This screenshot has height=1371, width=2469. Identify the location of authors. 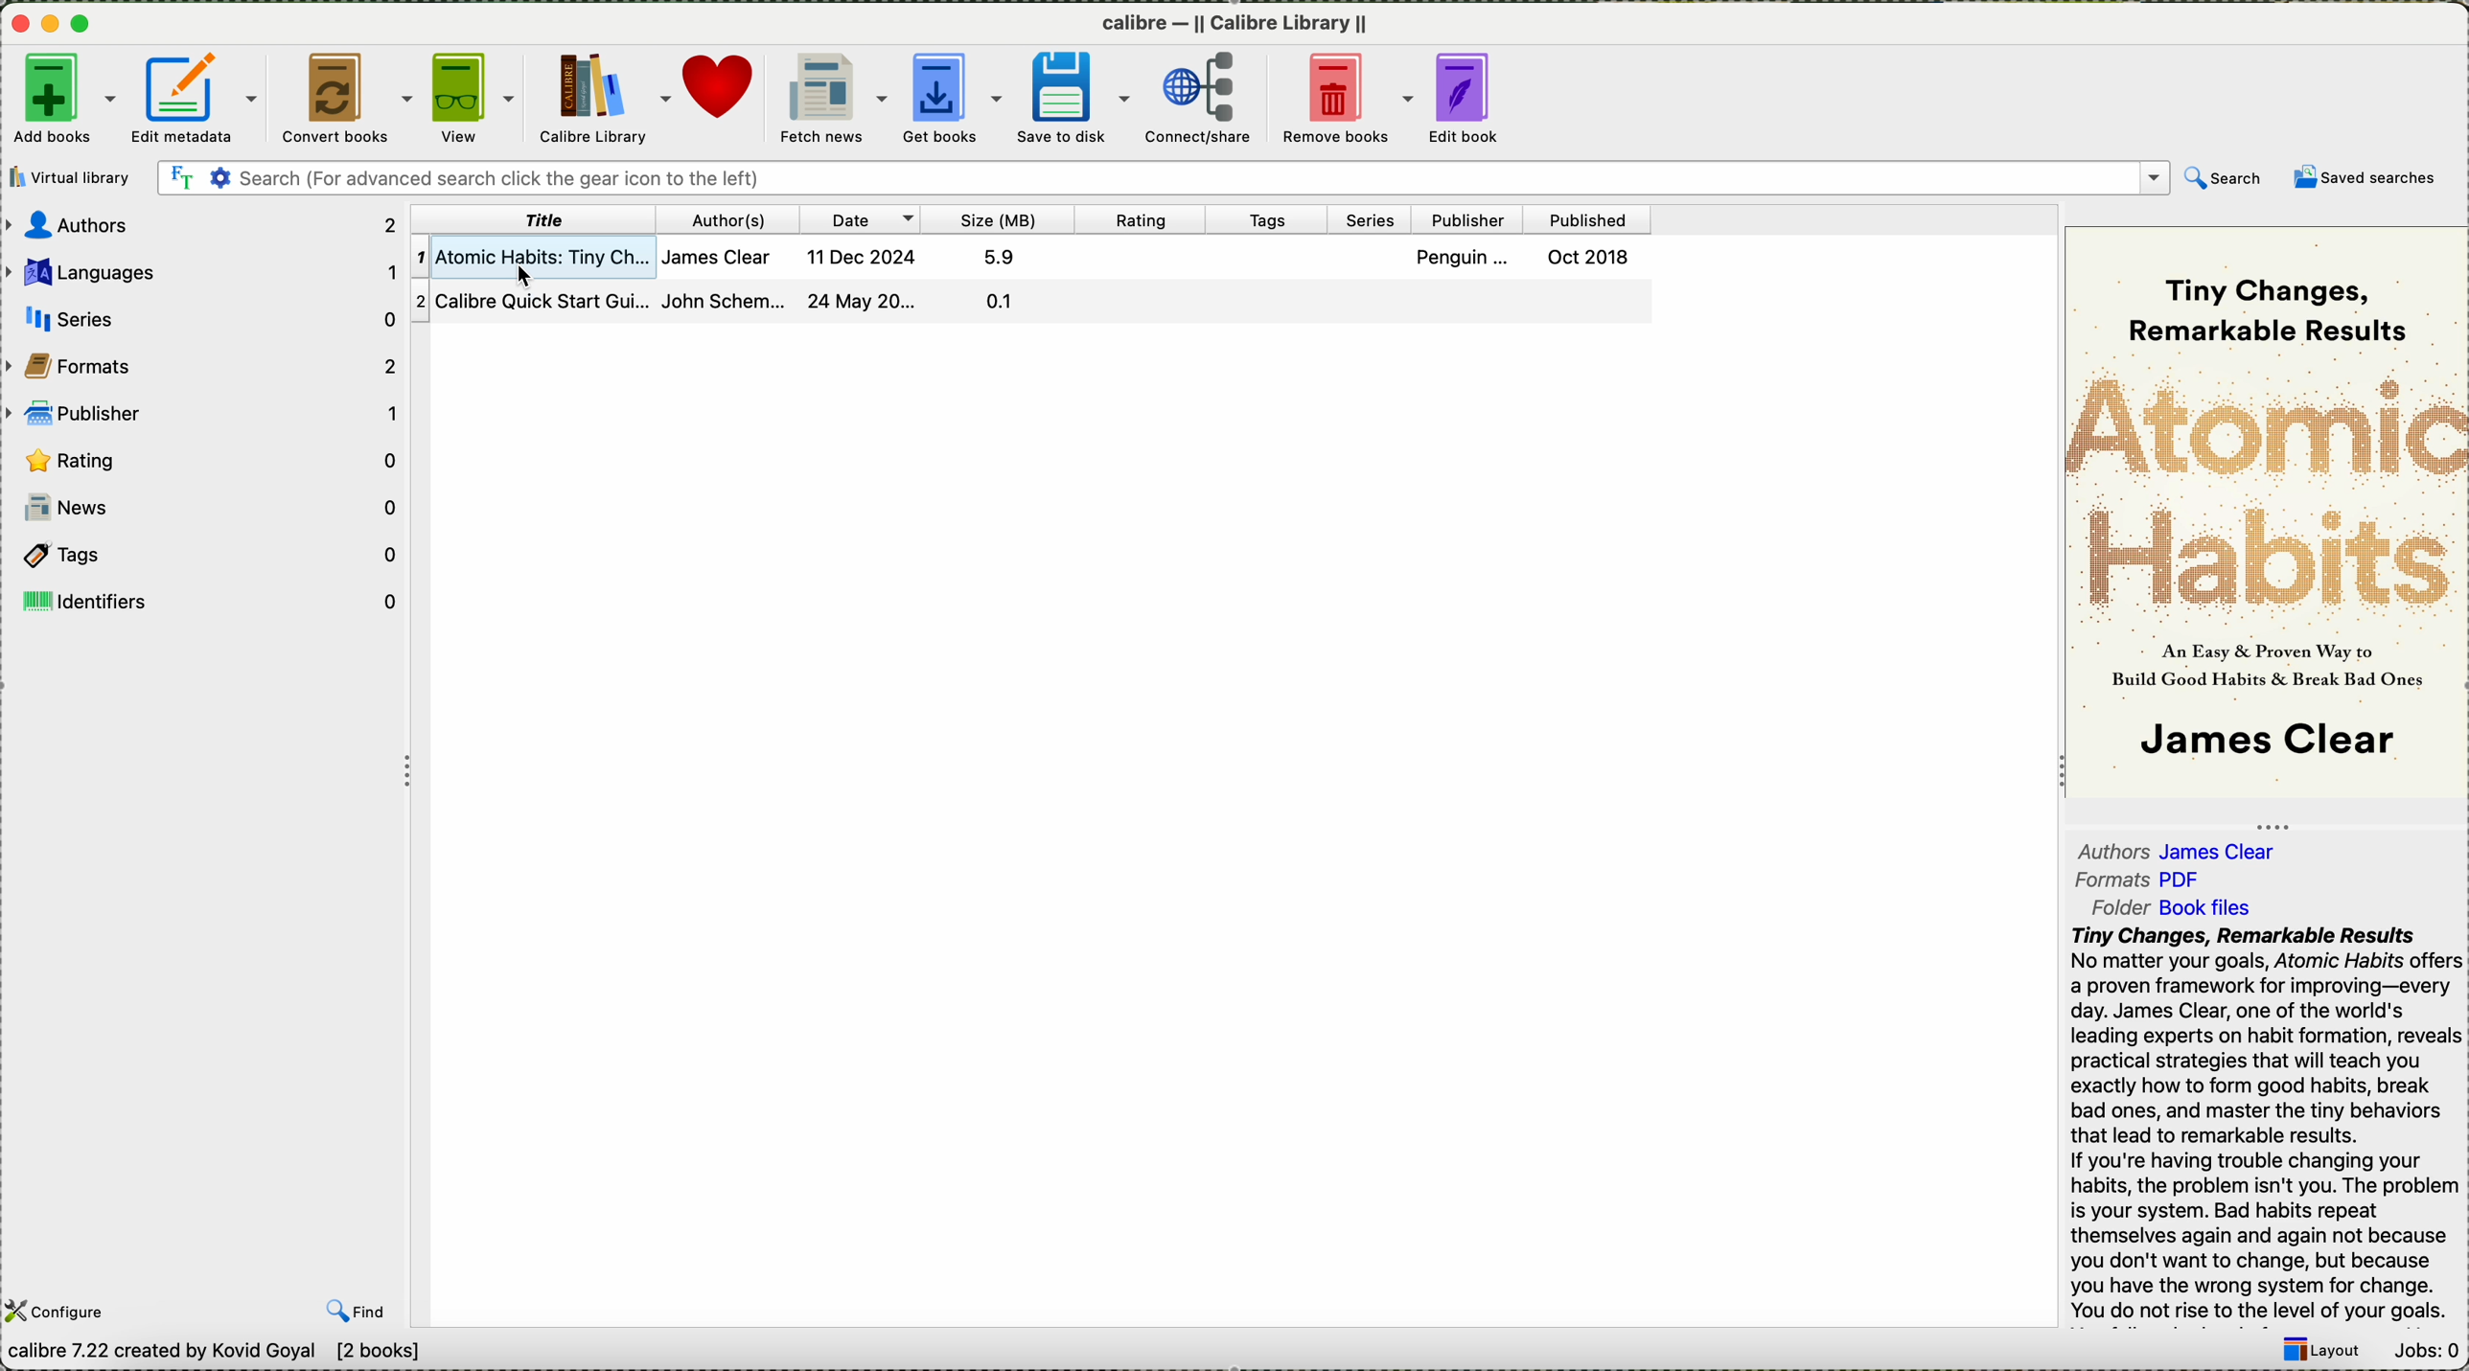
(733, 218).